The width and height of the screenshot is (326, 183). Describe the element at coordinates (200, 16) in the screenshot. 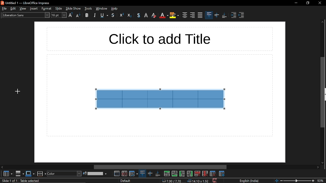

I see `justified` at that location.